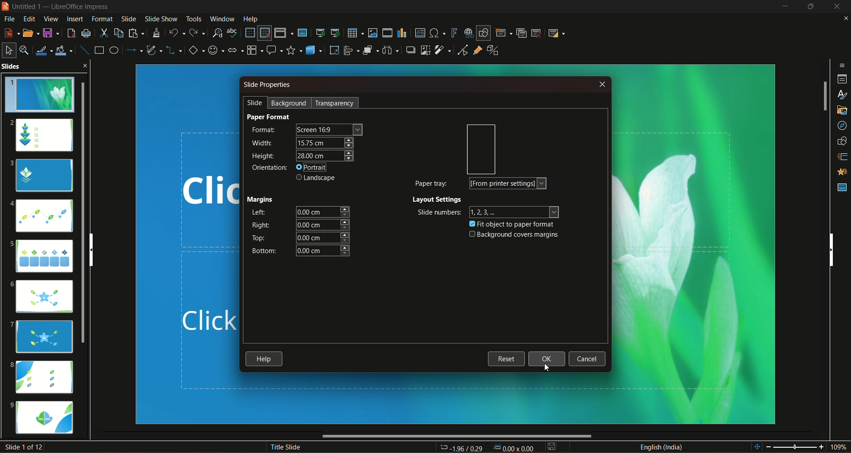 This screenshot has height=453, width=851. What do you see at coordinates (461, 51) in the screenshot?
I see `toggle point edit` at bounding box center [461, 51].